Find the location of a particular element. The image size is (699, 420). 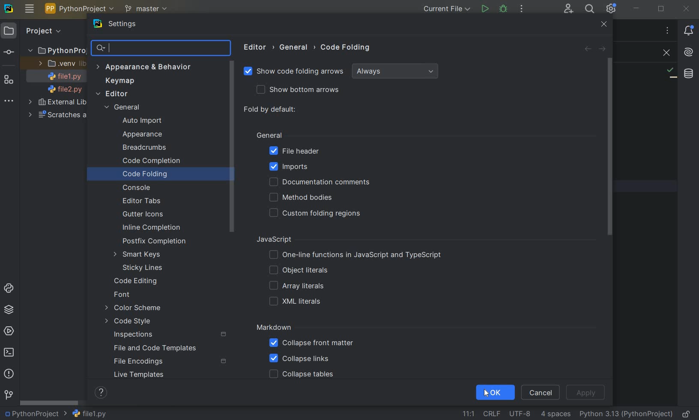

NOTIFICATIONS is located at coordinates (689, 31).